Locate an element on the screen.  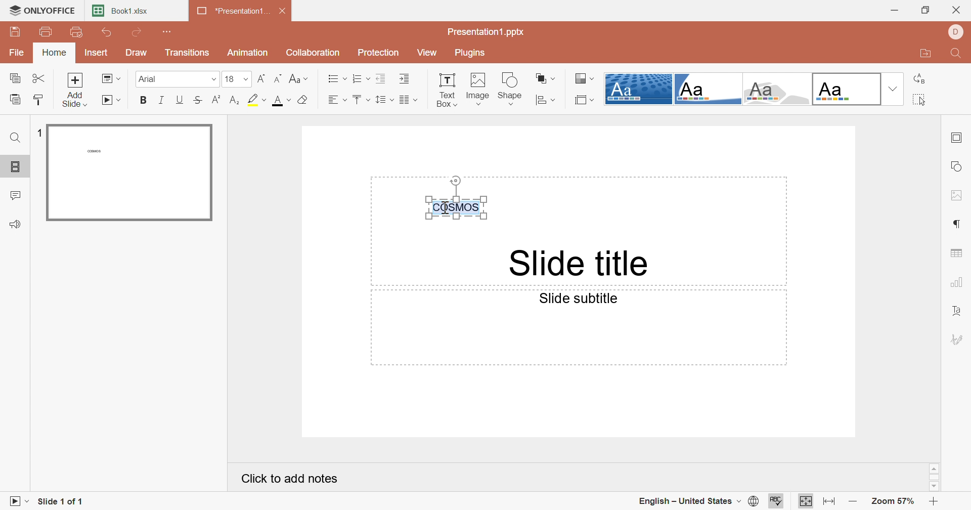
Fit to slide is located at coordinates (805, 500).